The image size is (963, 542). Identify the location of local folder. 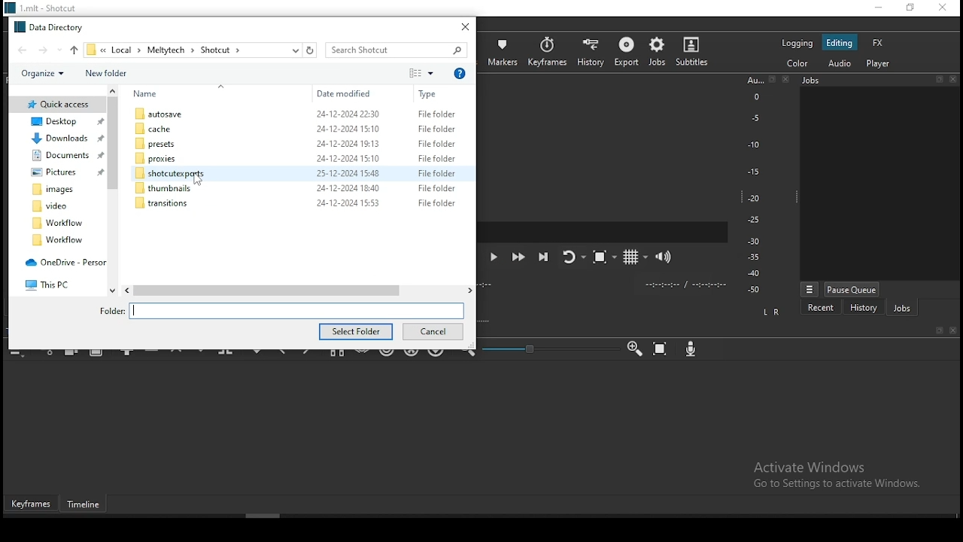
(163, 188).